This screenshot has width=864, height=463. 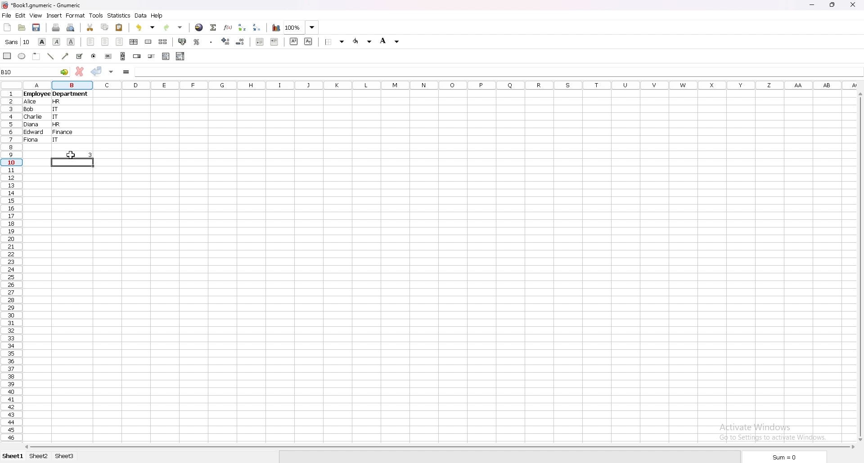 I want to click on split merged cells, so click(x=163, y=41).